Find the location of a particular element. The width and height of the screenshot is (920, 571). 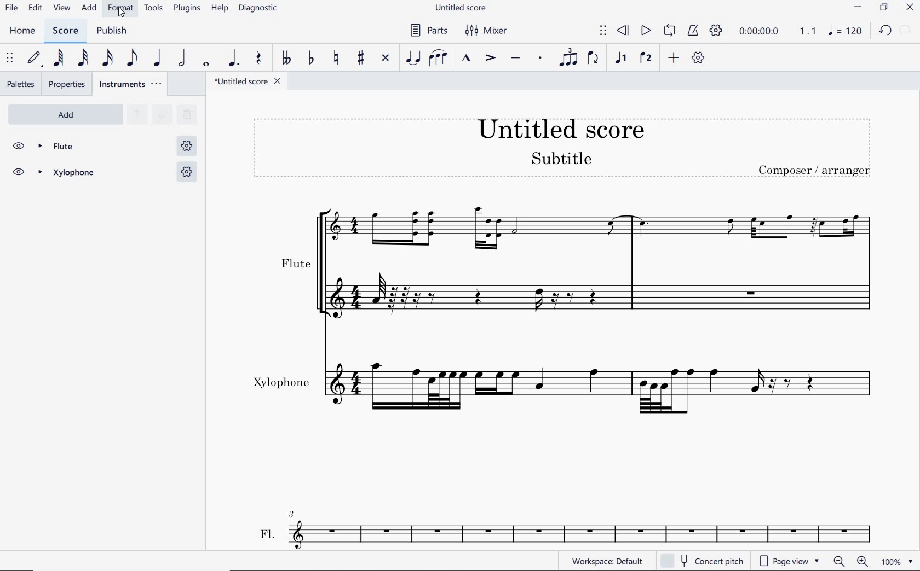

FLIP DIRECTION is located at coordinates (594, 60).